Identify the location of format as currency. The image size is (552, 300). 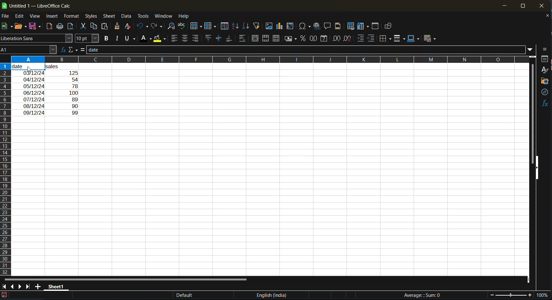
(292, 39).